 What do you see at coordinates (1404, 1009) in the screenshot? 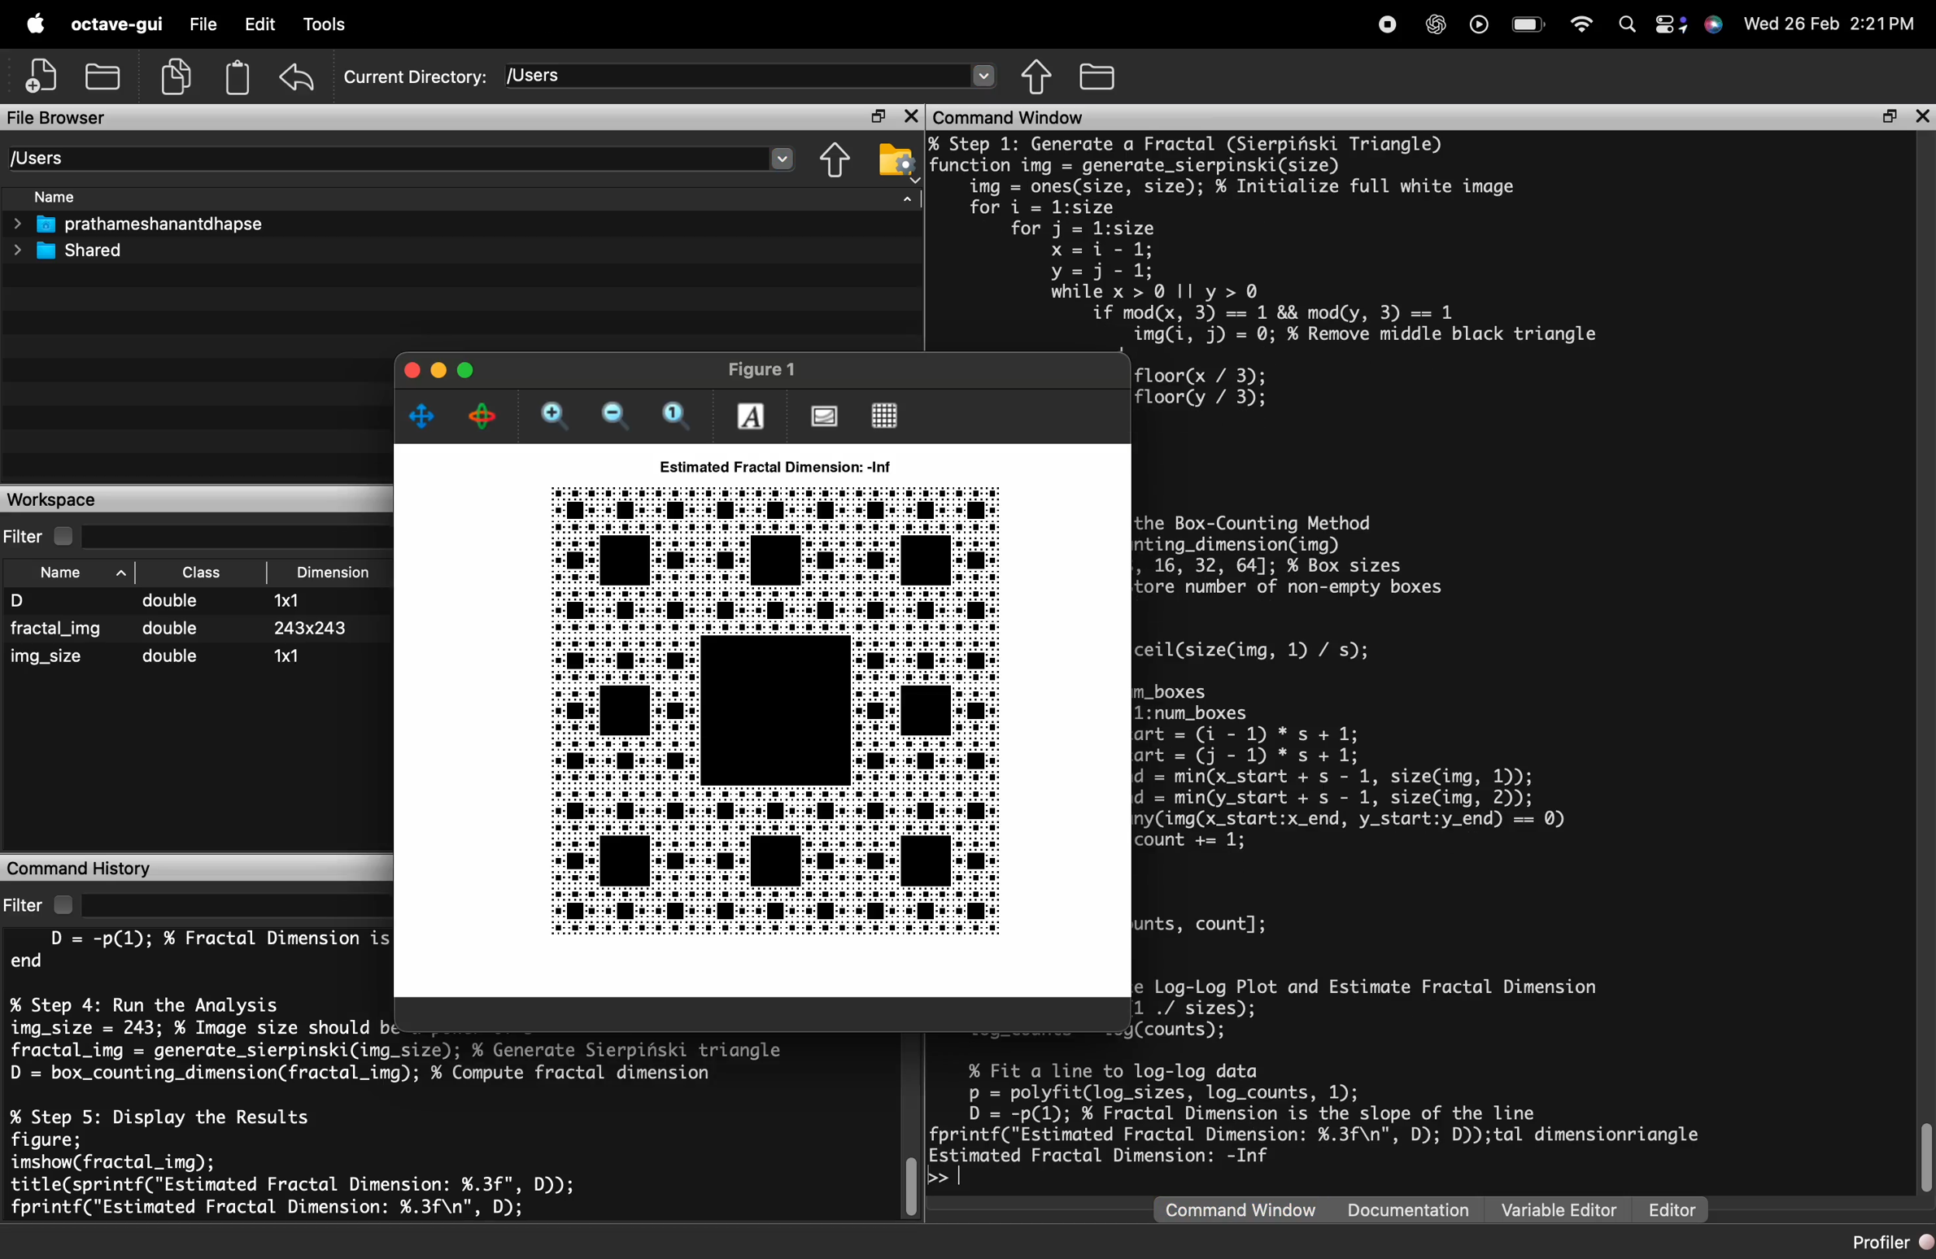
I see `code to get the estimate fractal dimension` at bounding box center [1404, 1009].